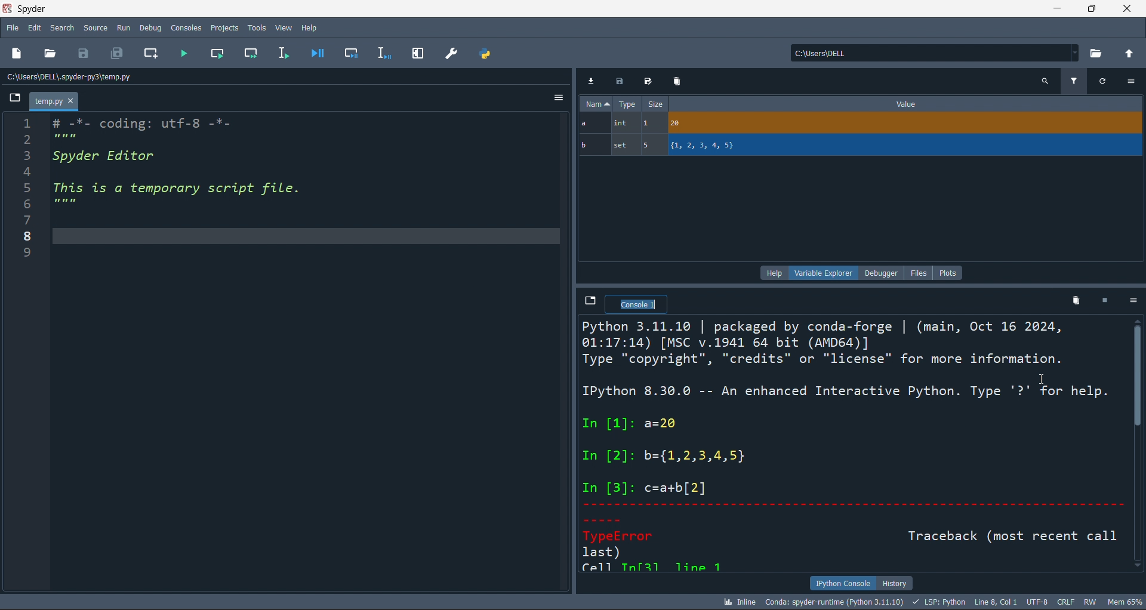 Image resolution: width=1146 pixels, height=610 pixels. I want to click on c:\users\dell\.spyder-py3\temp.py, so click(102, 77).